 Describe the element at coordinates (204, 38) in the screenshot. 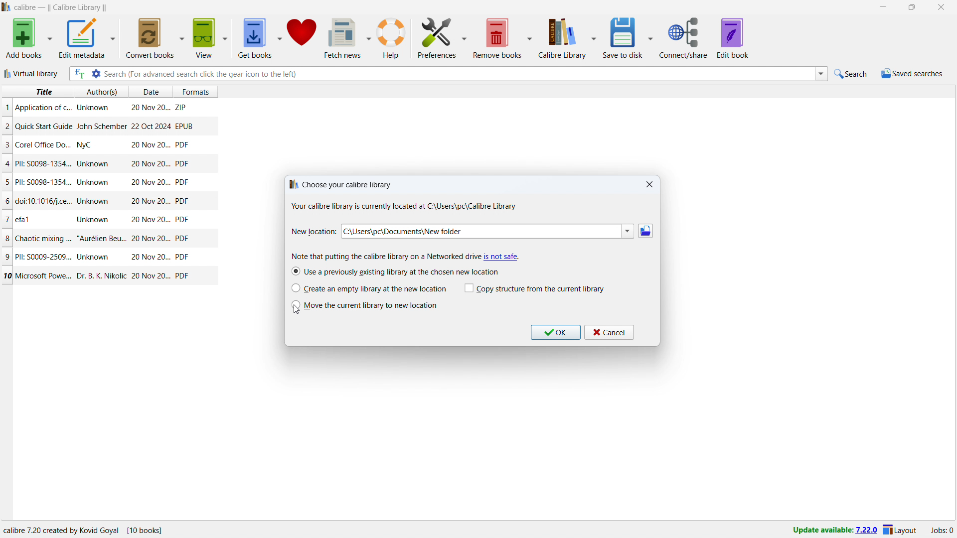

I see `view` at that location.